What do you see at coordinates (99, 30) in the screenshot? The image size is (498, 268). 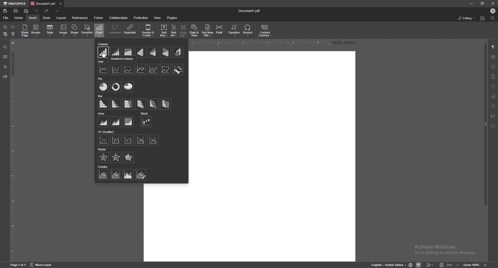 I see `chart` at bounding box center [99, 30].